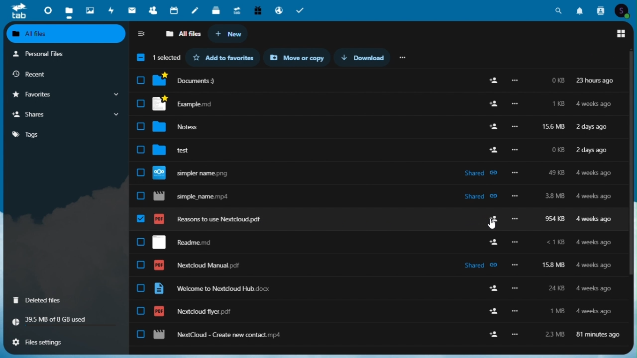 The image size is (637, 358). What do you see at coordinates (515, 127) in the screenshot?
I see `` at bounding box center [515, 127].